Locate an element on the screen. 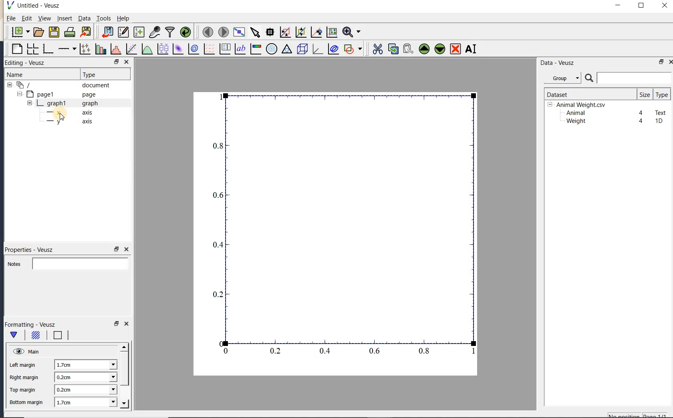 This screenshot has width=673, height=418. 1D is located at coordinates (659, 121).